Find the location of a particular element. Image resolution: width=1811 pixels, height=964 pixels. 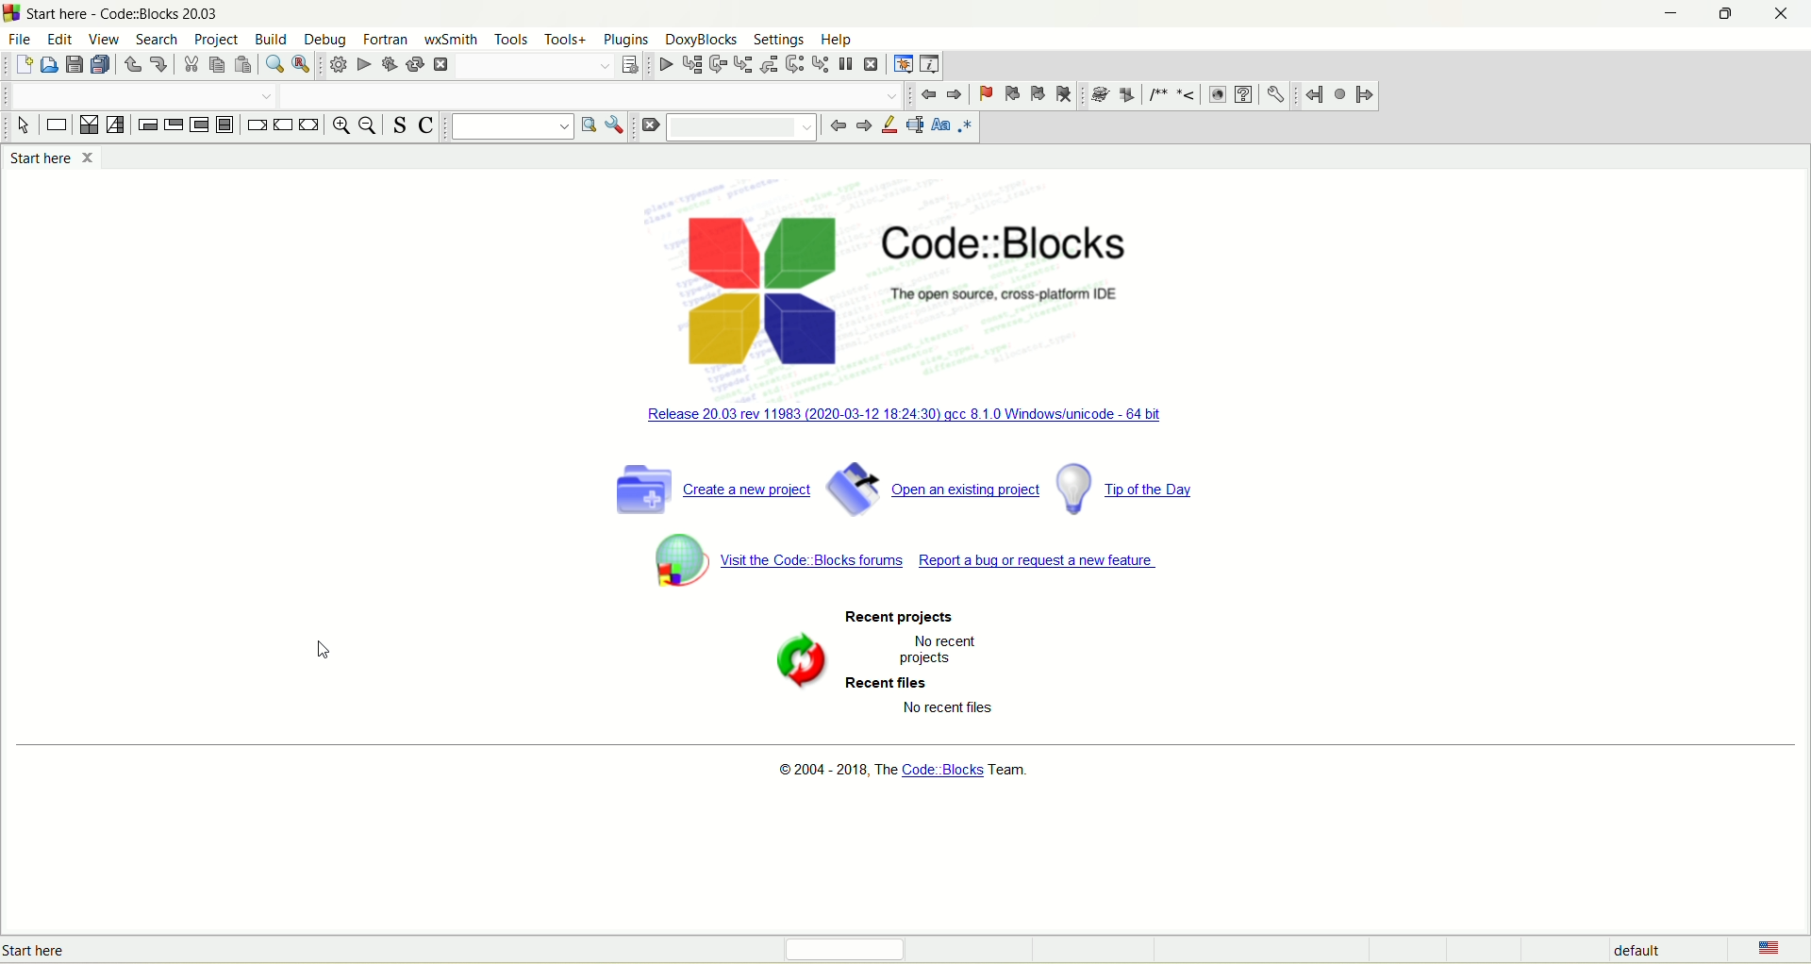

save is located at coordinates (75, 64).